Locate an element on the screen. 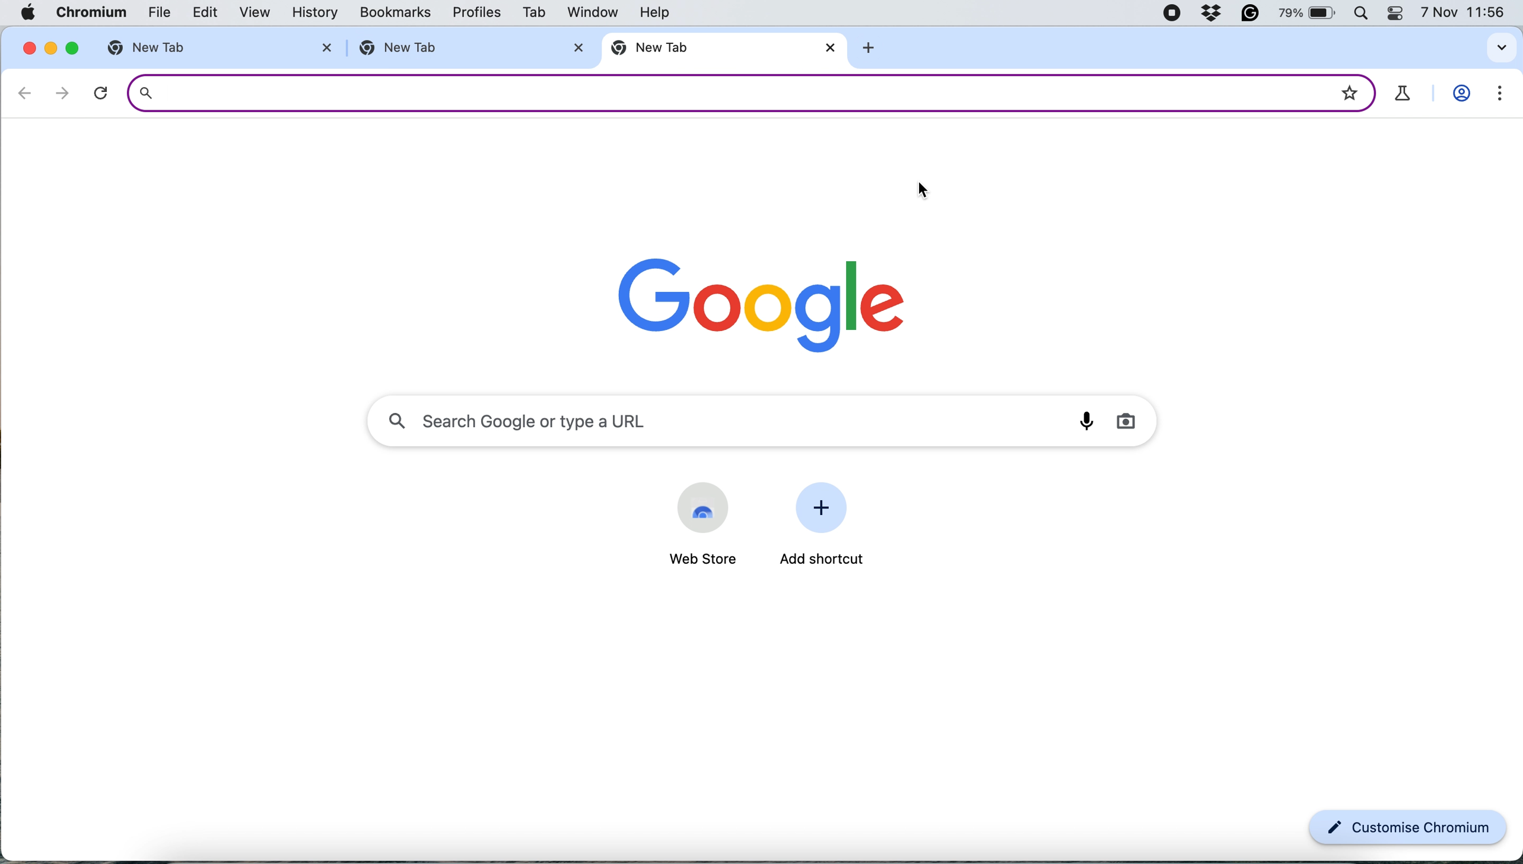 The height and width of the screenshot is (864, 1523). new tab is located at coordinates (451, 49).